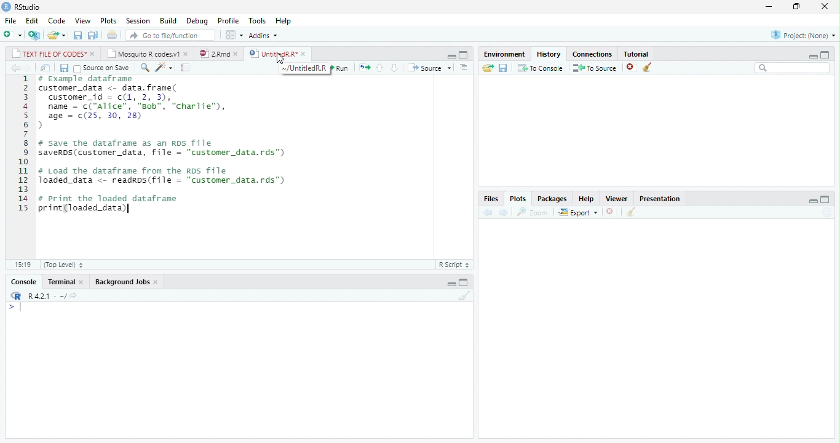 Image resolution: width=840 pixels, height=443 pixels. What do you see at coordinates (812, 56) in the screenshot?
I see `minimize` at bounding box center [812, 56].